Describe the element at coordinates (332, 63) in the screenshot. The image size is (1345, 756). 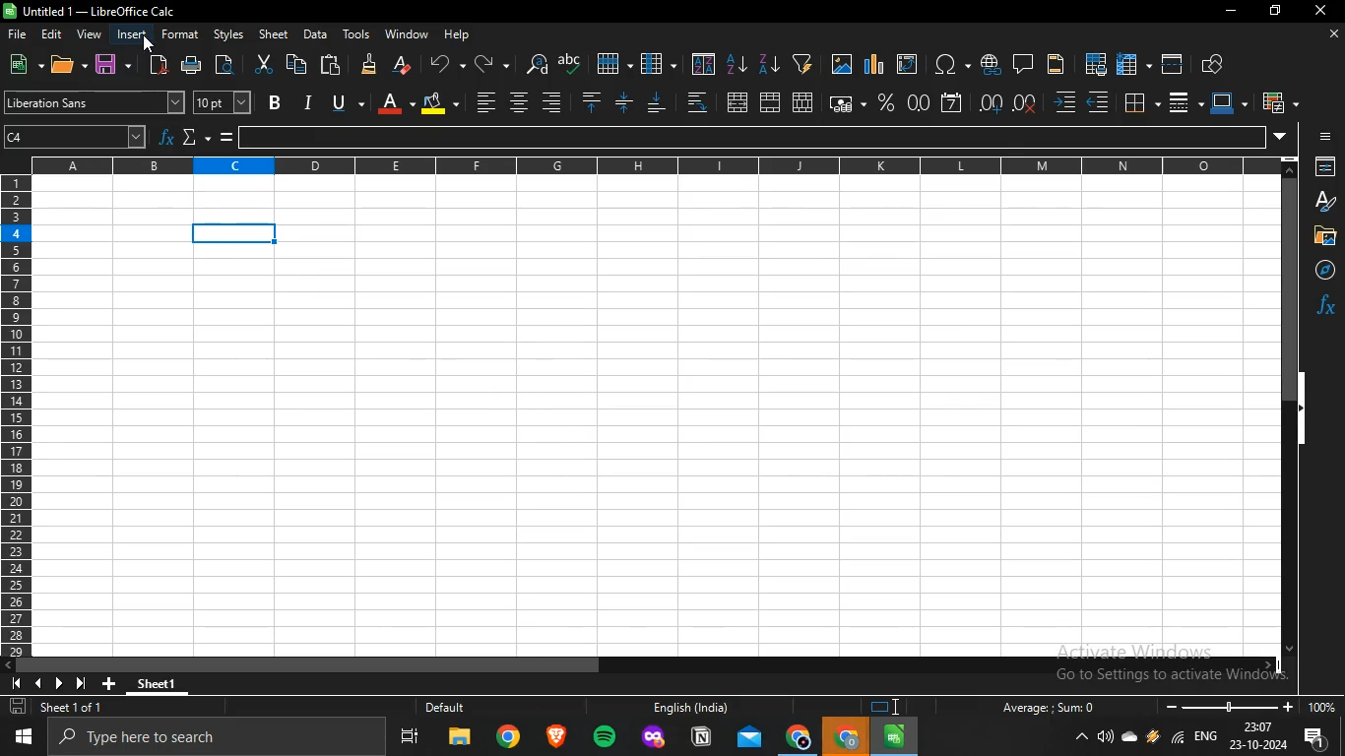
I see `paste` at that location.